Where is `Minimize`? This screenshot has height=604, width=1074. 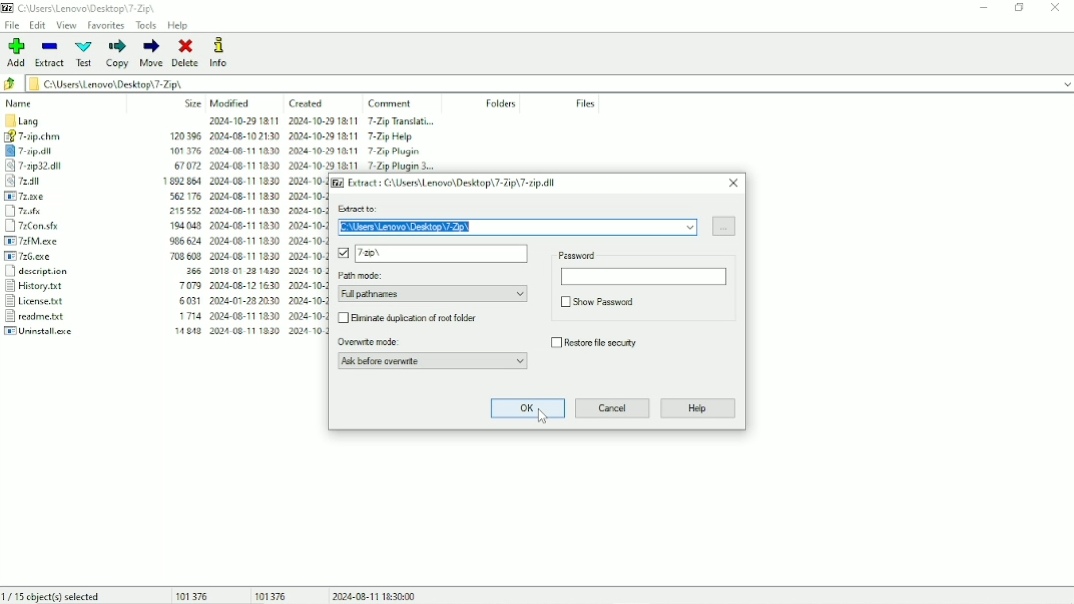
Minimize is located at coordinates (984, 7).